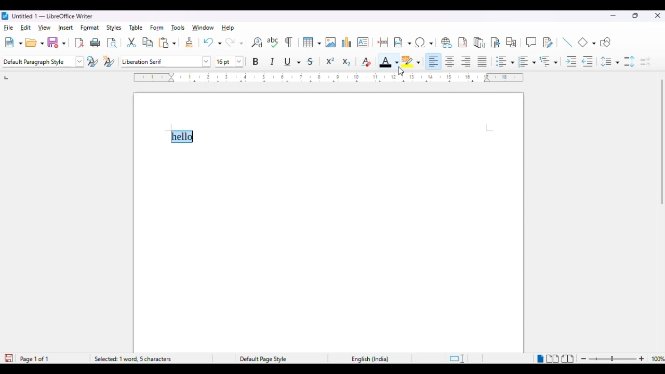 Image resolution: width=665 pixels, height=374 pixels. What do you see at coordinates (568, 359) in the screenshot?
I see `book view` at bounding box center [568, 359].